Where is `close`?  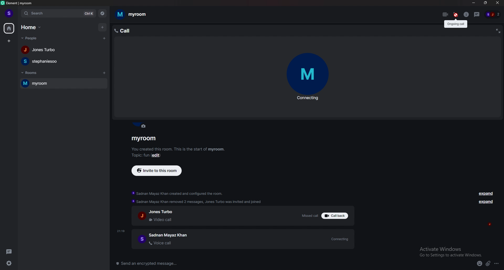
close is located at coordinates (497, 3).